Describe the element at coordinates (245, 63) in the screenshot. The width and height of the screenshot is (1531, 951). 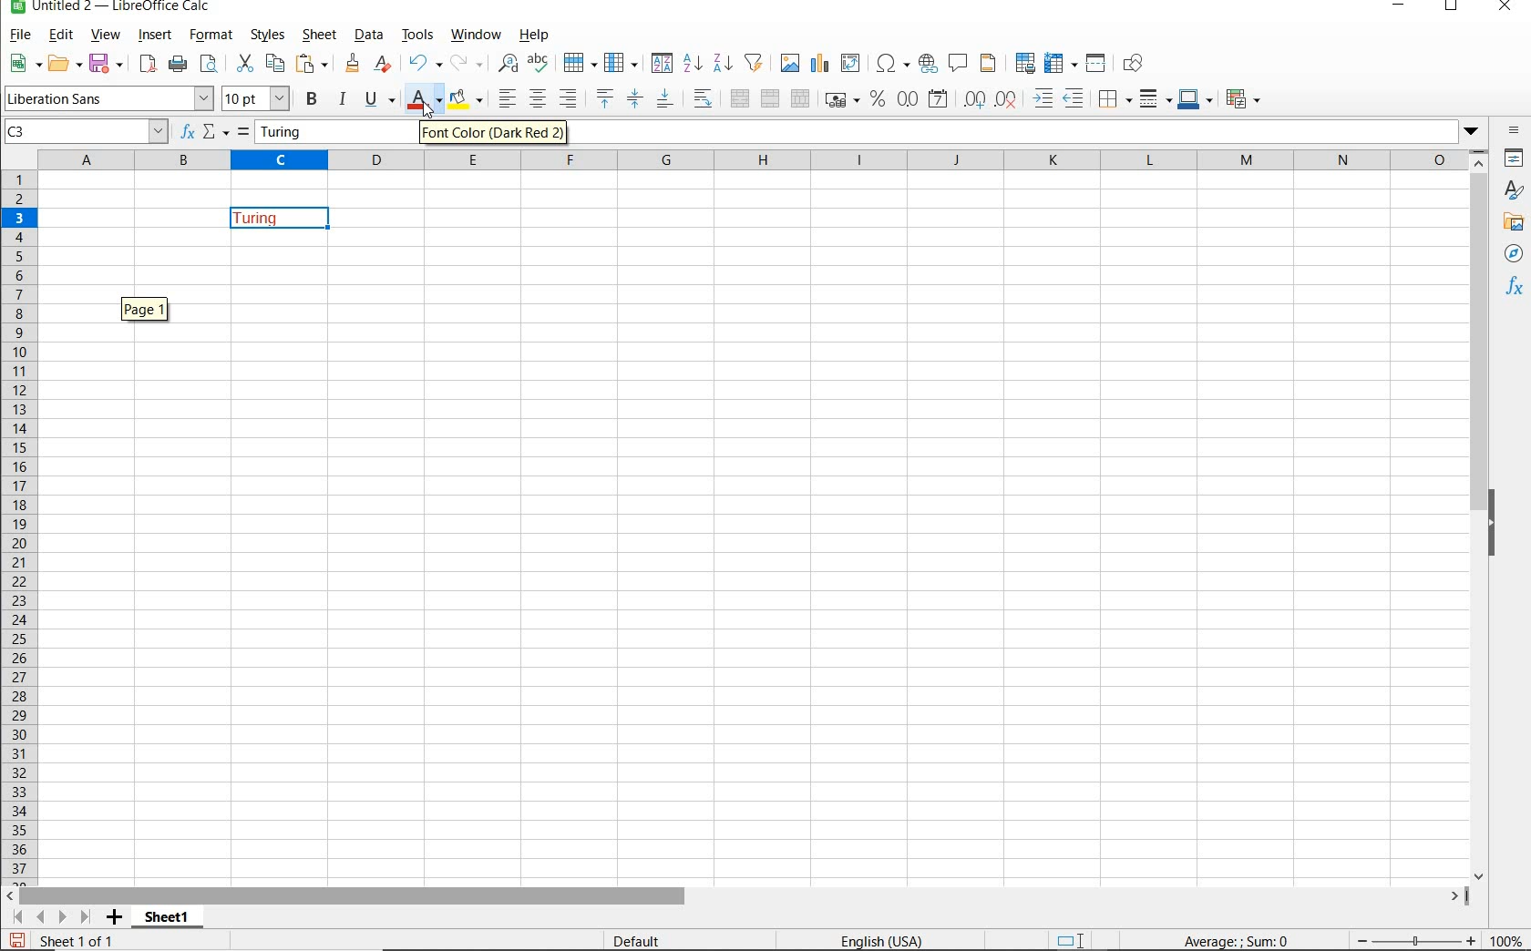
I see `CUT` at that location.